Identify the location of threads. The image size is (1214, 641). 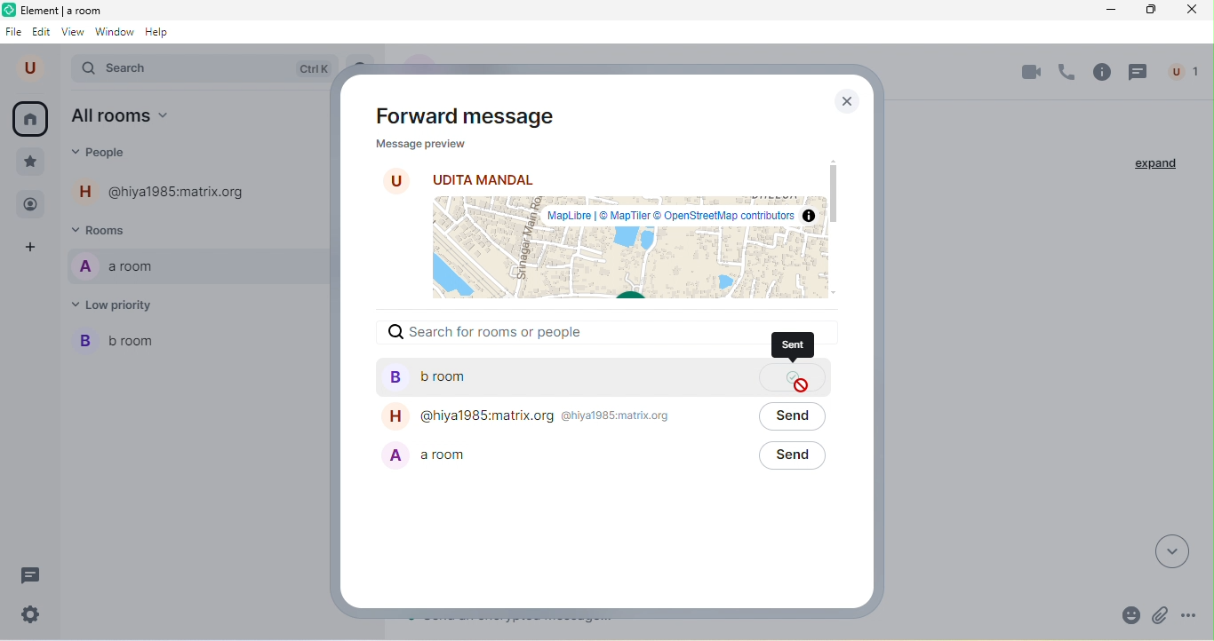
(31, 576).